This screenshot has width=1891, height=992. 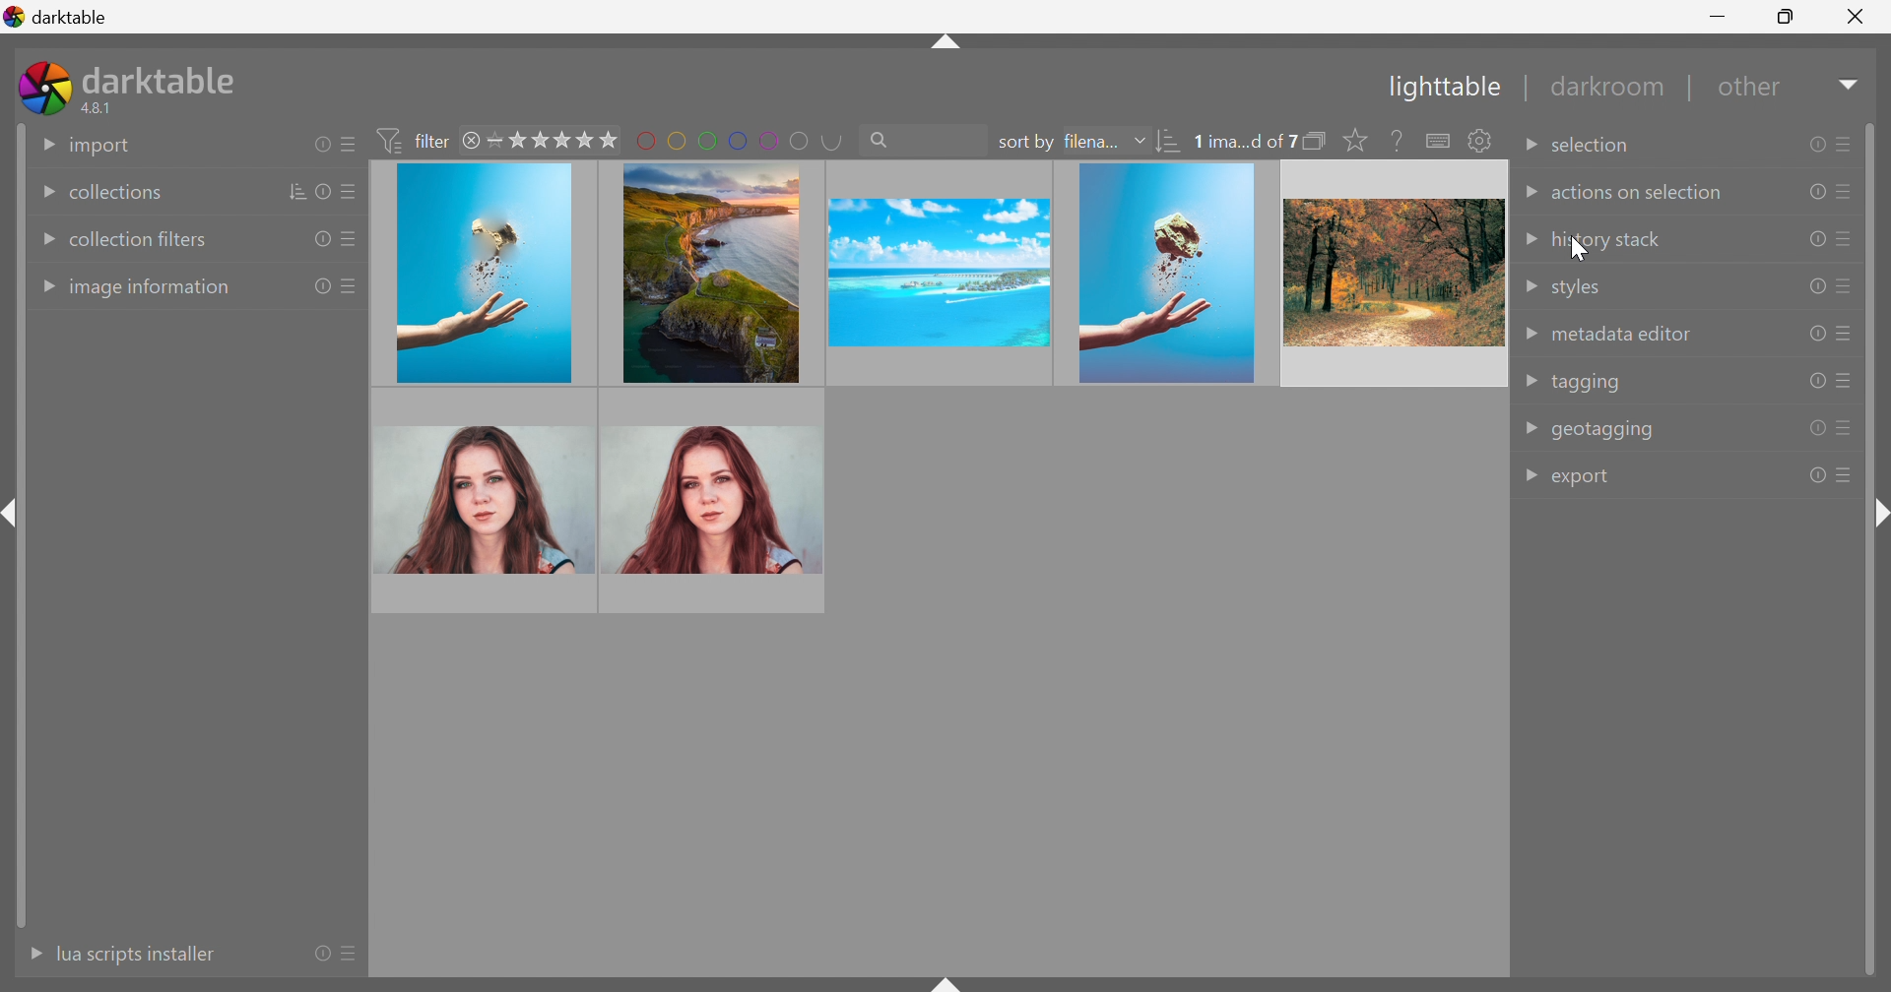 What do you see at coordinates (1851, 84) in the screenshot?
I see `Drop Down` at bounding box center [1851, 84].